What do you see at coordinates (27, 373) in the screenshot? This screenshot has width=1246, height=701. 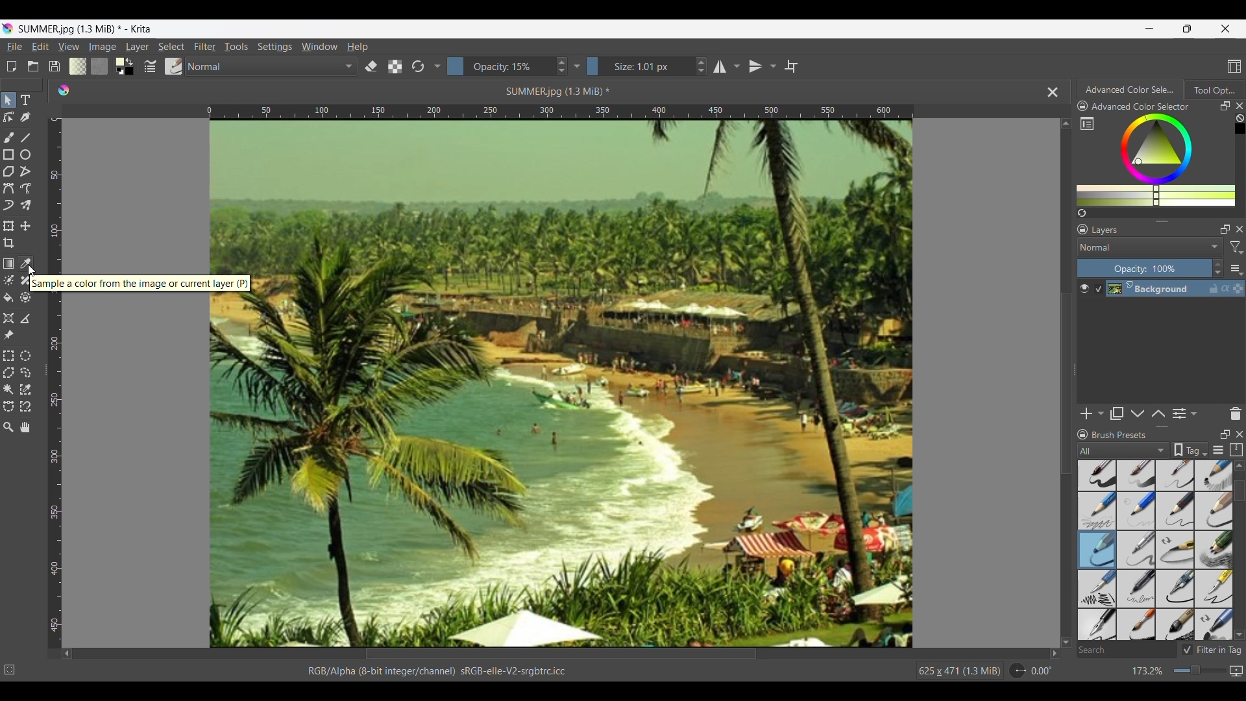 I see `Freehand selection tool` at bounding box center [27, 373].